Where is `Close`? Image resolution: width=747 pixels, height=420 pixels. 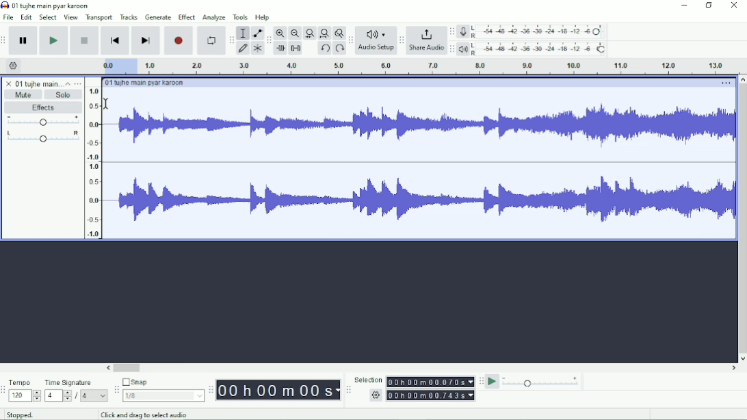 Close is located at coordinates (733, 6).